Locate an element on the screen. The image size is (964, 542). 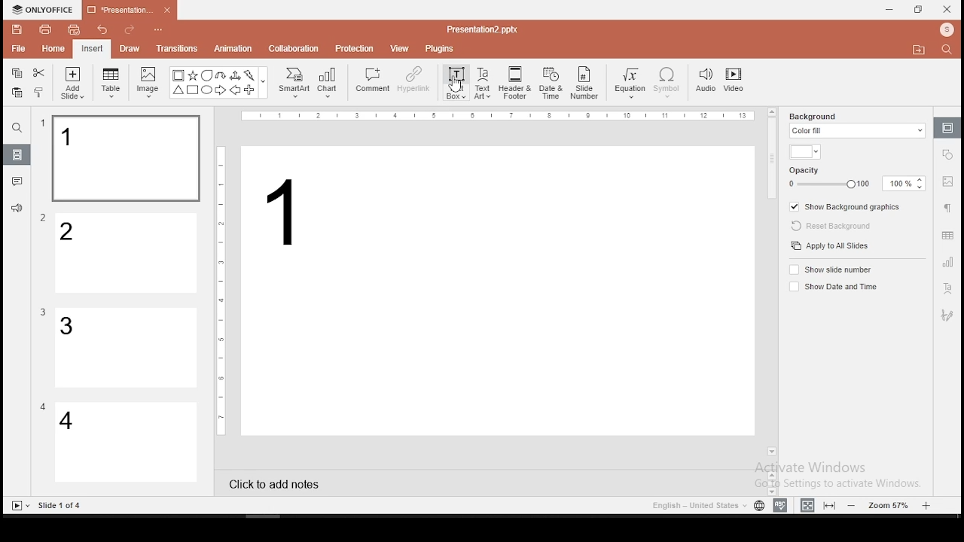
reset background is located at coordinates (829, 227).